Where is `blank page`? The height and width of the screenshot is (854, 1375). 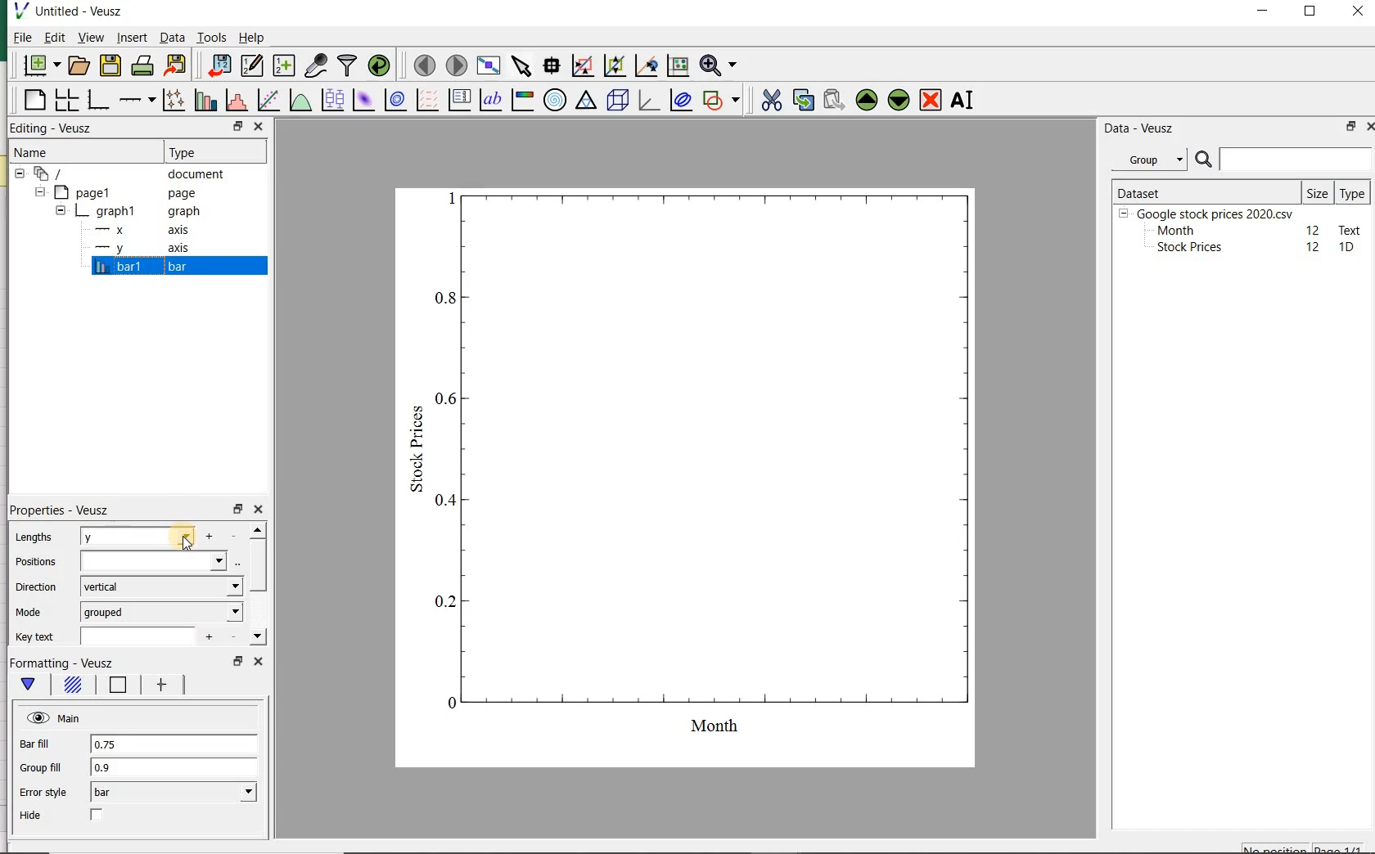 blank page is located at coordinates (34, 102).